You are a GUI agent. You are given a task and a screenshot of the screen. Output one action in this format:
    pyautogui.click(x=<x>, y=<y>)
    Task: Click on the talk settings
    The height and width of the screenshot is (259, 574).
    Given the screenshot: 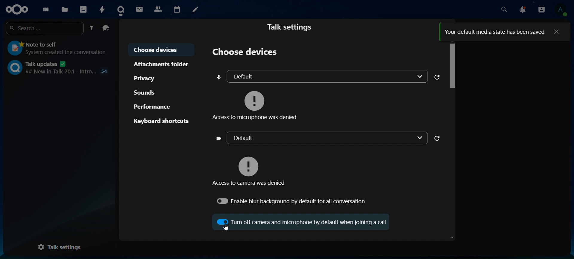 What is the action you would take?
    pyautogui.click(x=58, y=247)
    